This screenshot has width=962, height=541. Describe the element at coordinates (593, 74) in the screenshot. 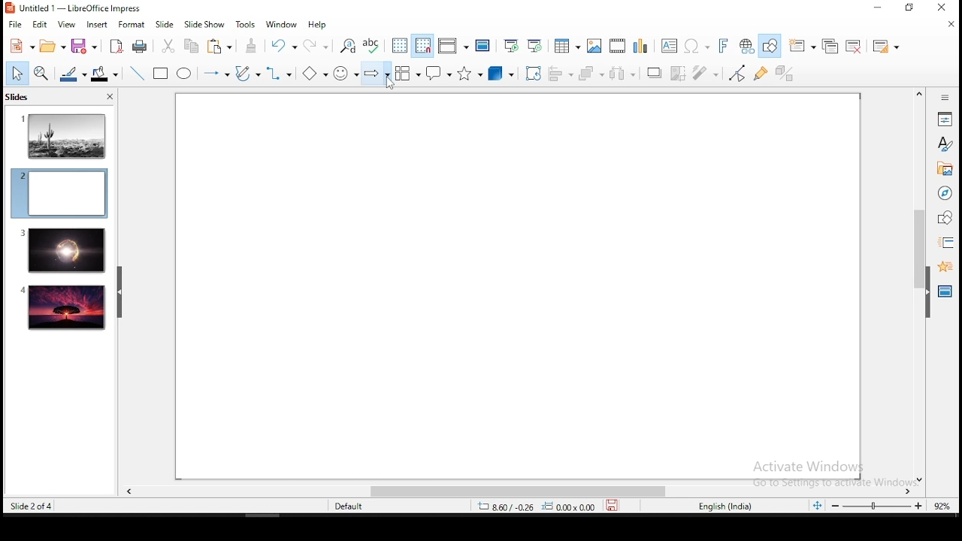

I see `arrange` at that location.